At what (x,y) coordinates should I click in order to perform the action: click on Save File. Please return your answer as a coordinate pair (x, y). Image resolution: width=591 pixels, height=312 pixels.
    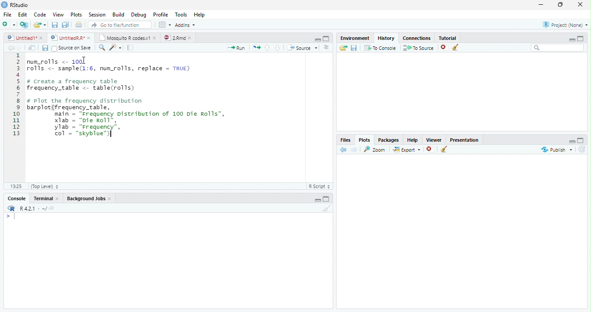
    Looking at the image, I should click on (354, 48).